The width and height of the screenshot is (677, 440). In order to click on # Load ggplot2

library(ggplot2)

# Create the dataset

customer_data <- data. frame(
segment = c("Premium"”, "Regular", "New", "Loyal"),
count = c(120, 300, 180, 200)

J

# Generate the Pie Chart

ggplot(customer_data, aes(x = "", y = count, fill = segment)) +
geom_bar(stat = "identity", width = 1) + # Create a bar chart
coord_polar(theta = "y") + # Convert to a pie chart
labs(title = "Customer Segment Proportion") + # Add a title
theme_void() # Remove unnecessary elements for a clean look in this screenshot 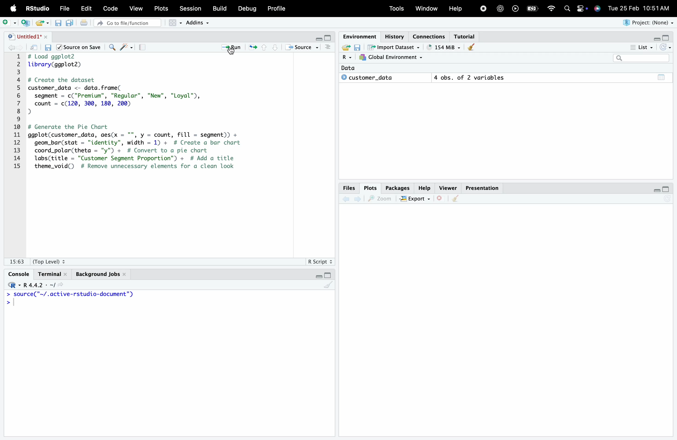, I will do `click(157, 115)`.